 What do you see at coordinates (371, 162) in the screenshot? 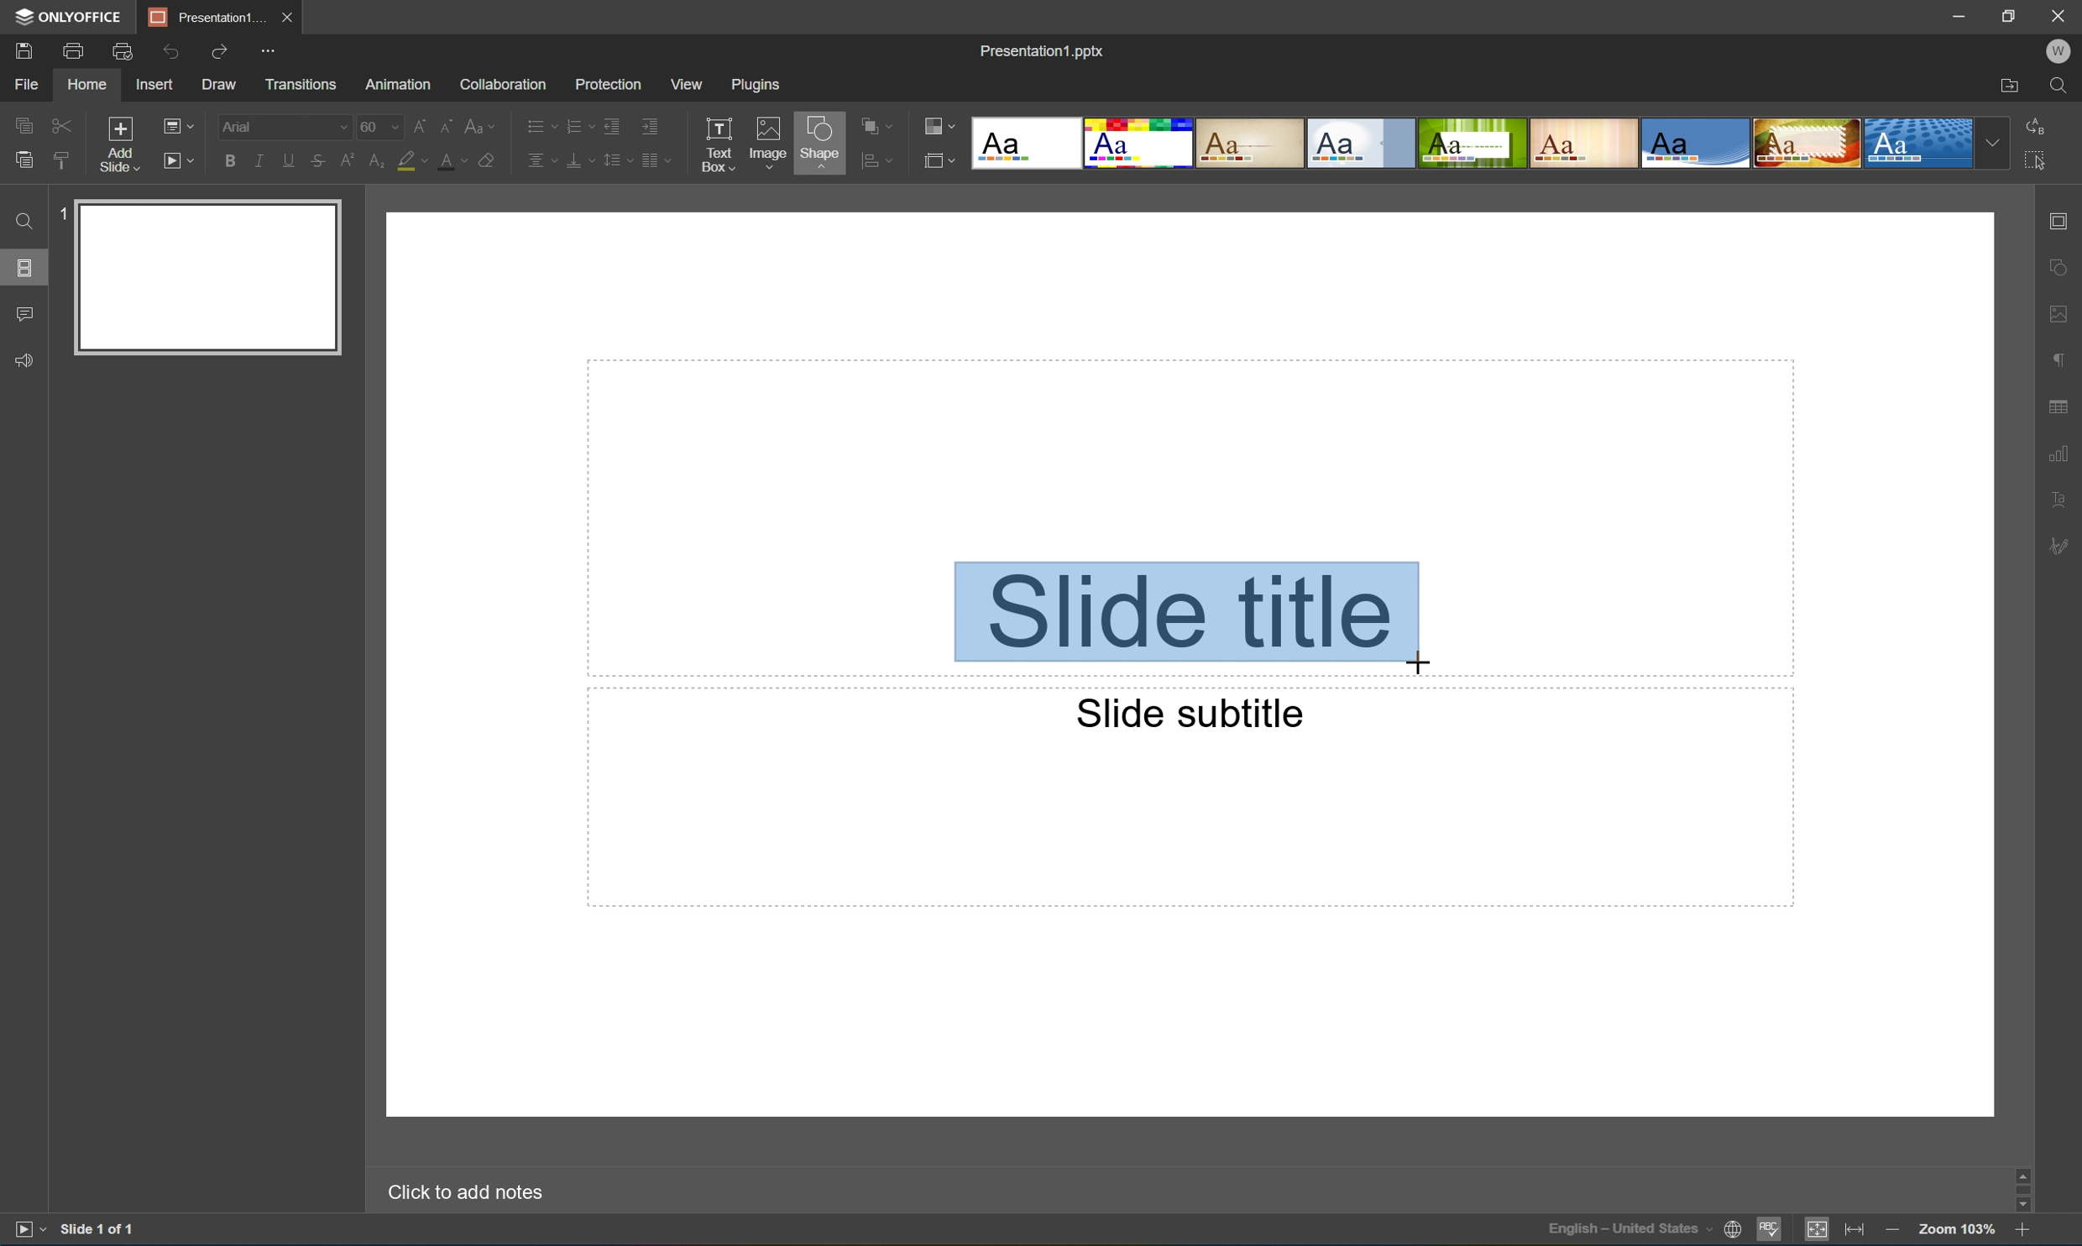
I see `Subscript` at bounding box center [371, 162].